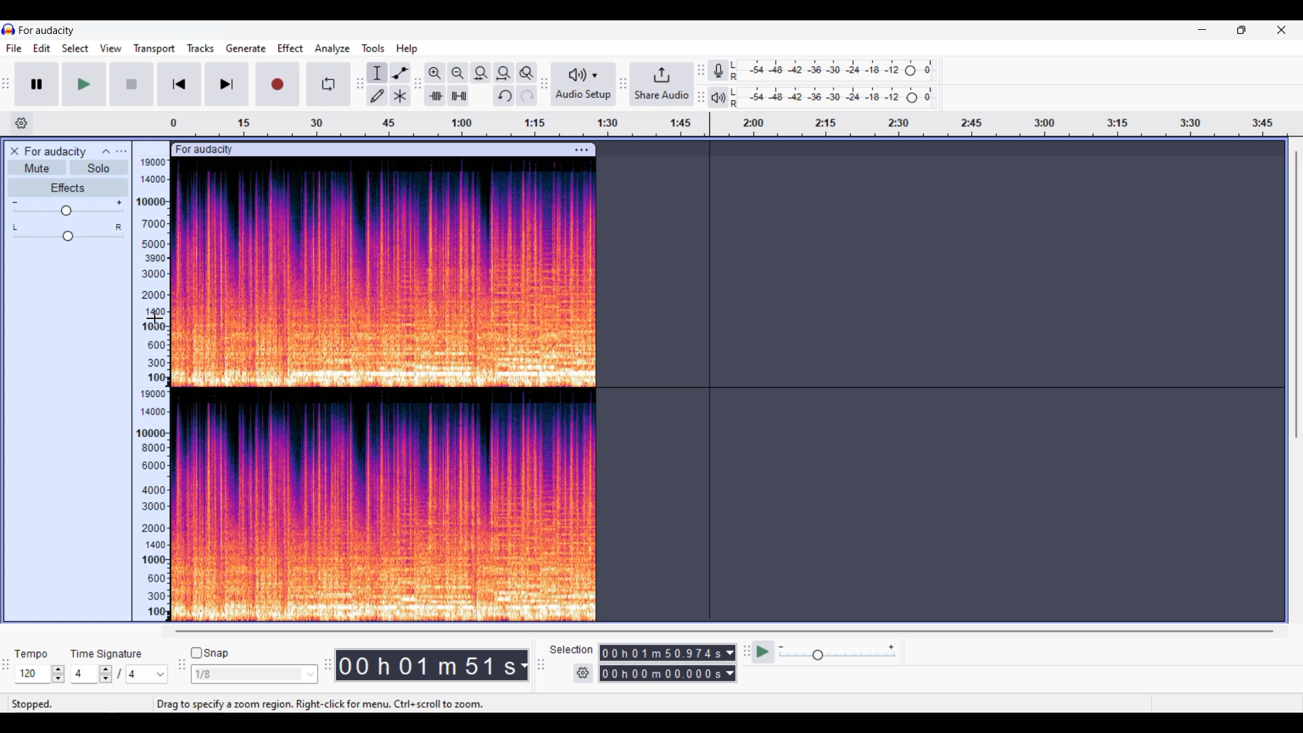  What do you see at coordinates (107, 151) in the screenshot?
I see `Collpase` at bounding box center [107, 151].